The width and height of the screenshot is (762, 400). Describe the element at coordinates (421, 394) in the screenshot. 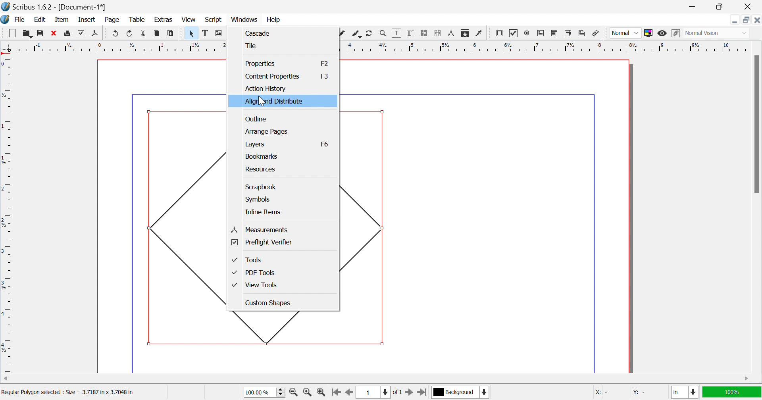

I see `Go to the last page` at that location.